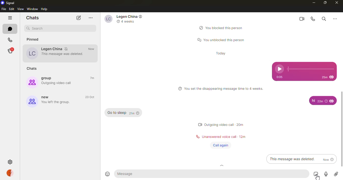 The width and height of the screenshot is (343, 180). Describe the element at coordinates (31, 53) in the screenshot. I see `Legen china profile` at that location.